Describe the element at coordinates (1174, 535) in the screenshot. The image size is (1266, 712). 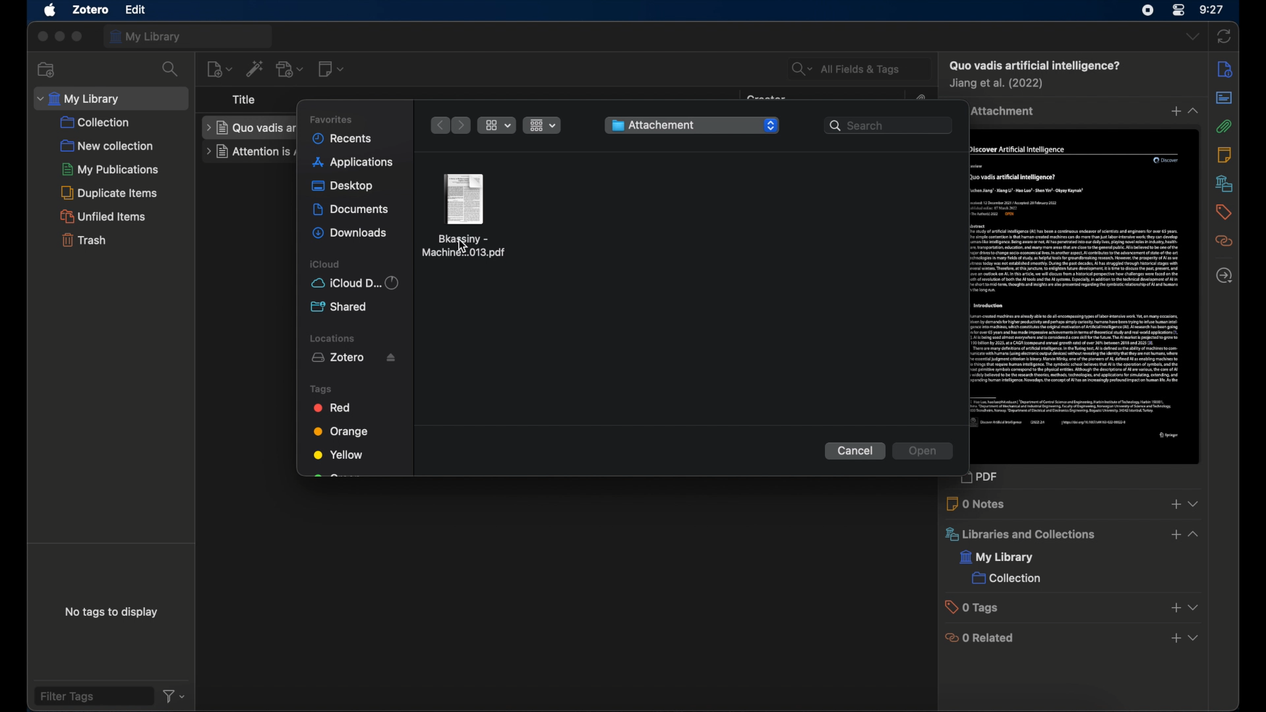
I see `add` at that location.